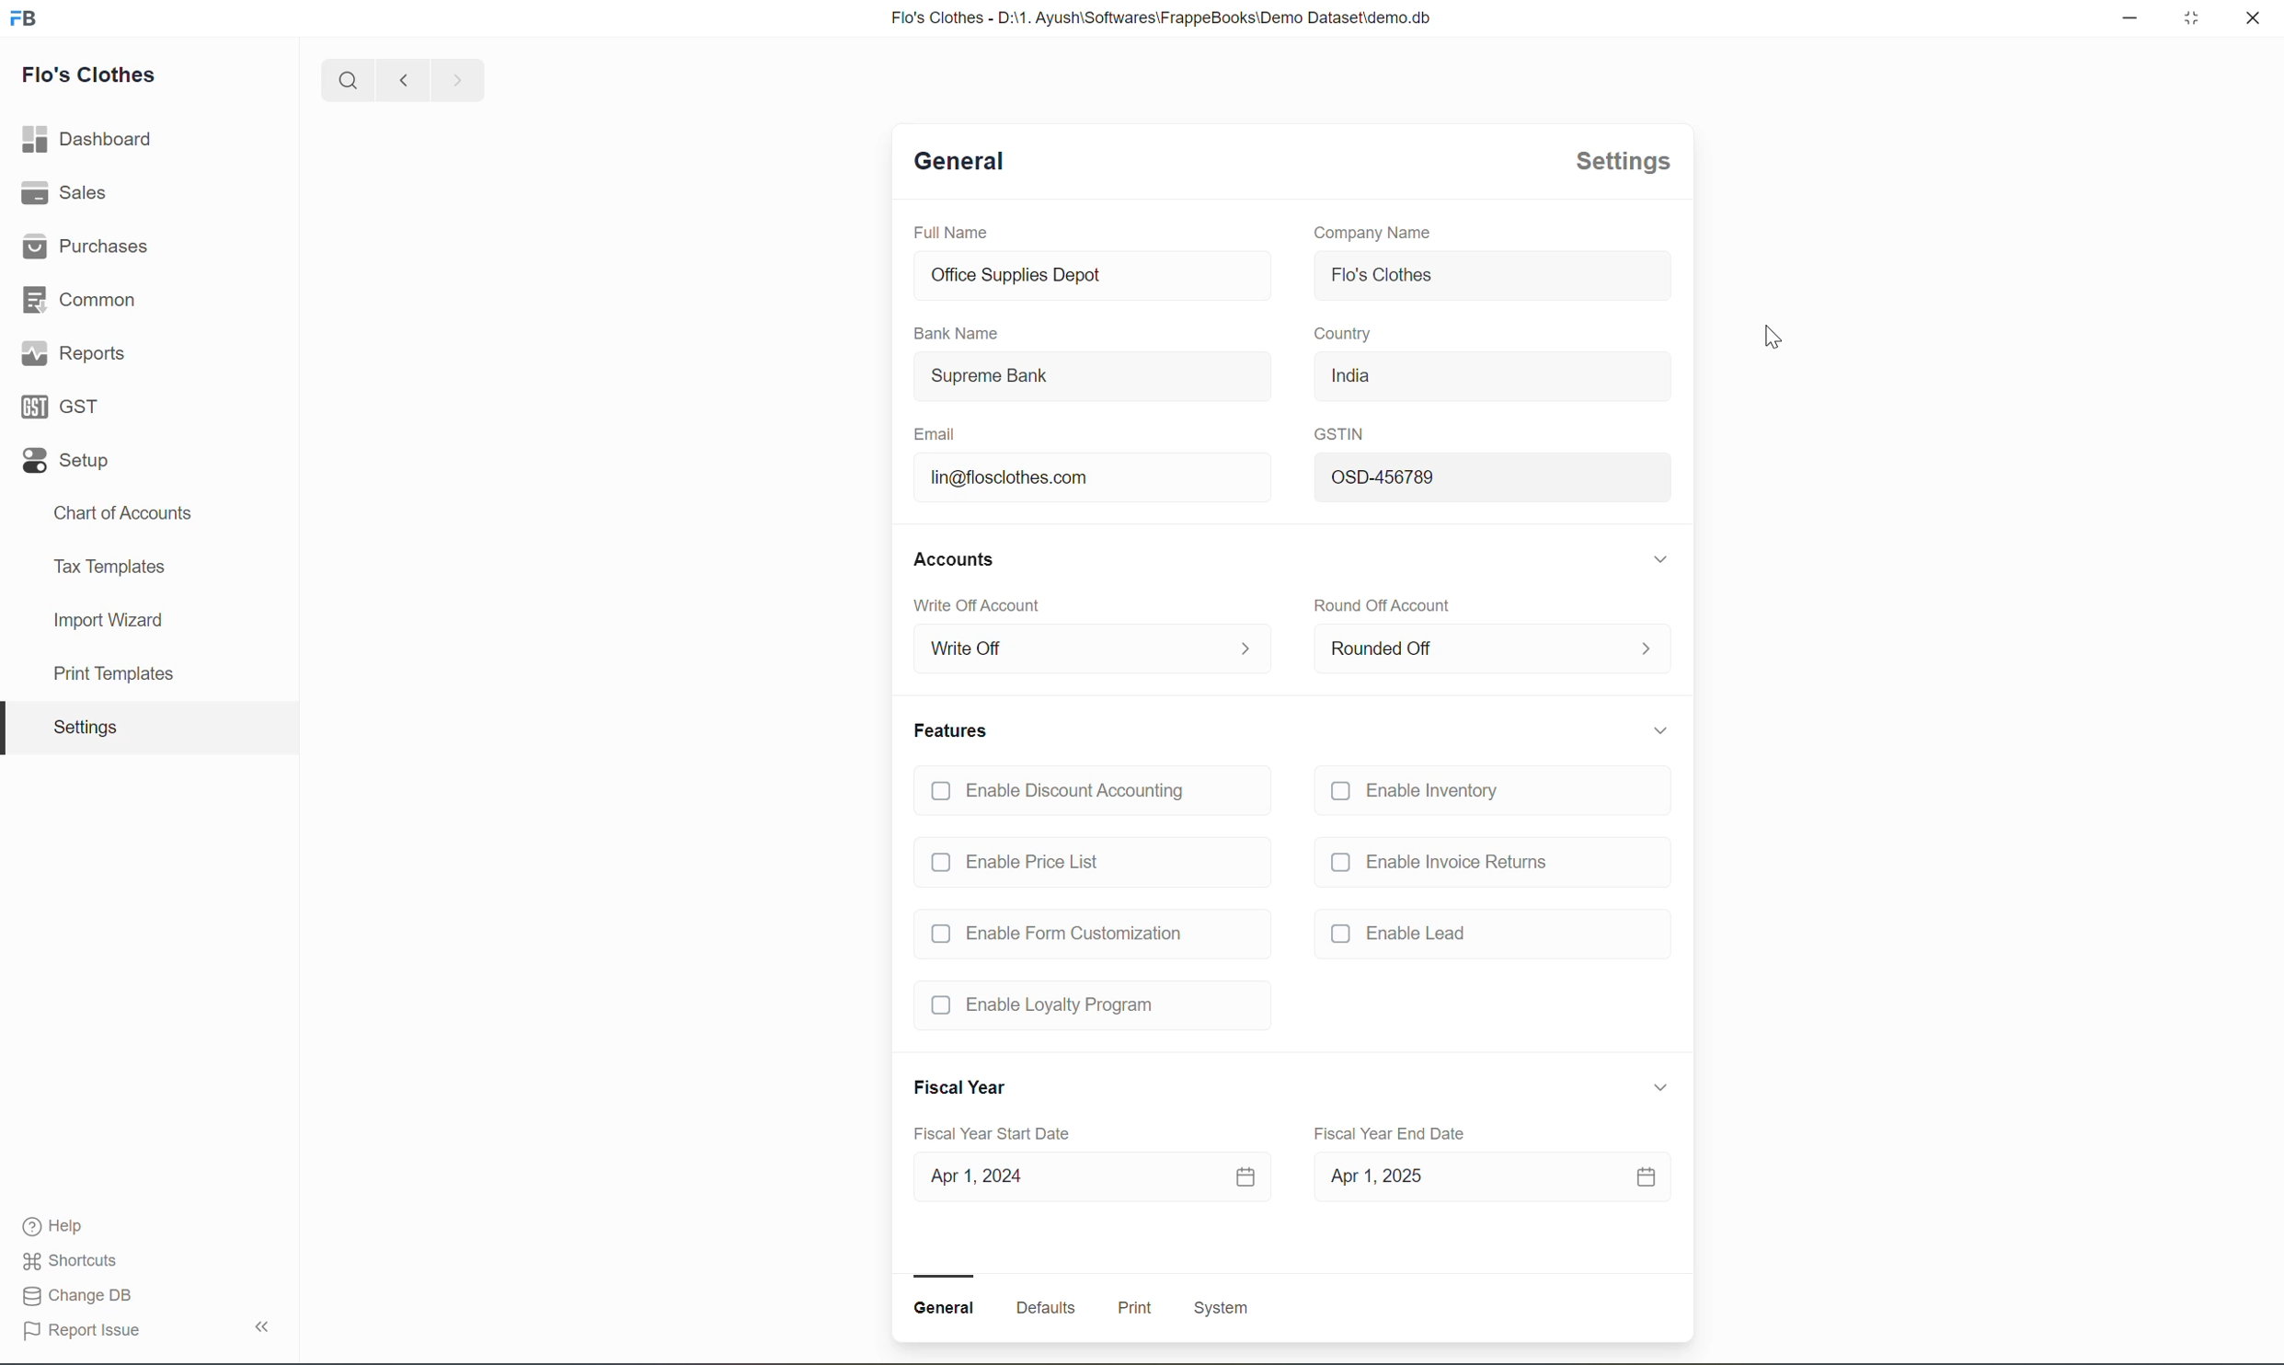 This screenshot has height=1365, width=2284. I want to click on Email, so click(936, 433).